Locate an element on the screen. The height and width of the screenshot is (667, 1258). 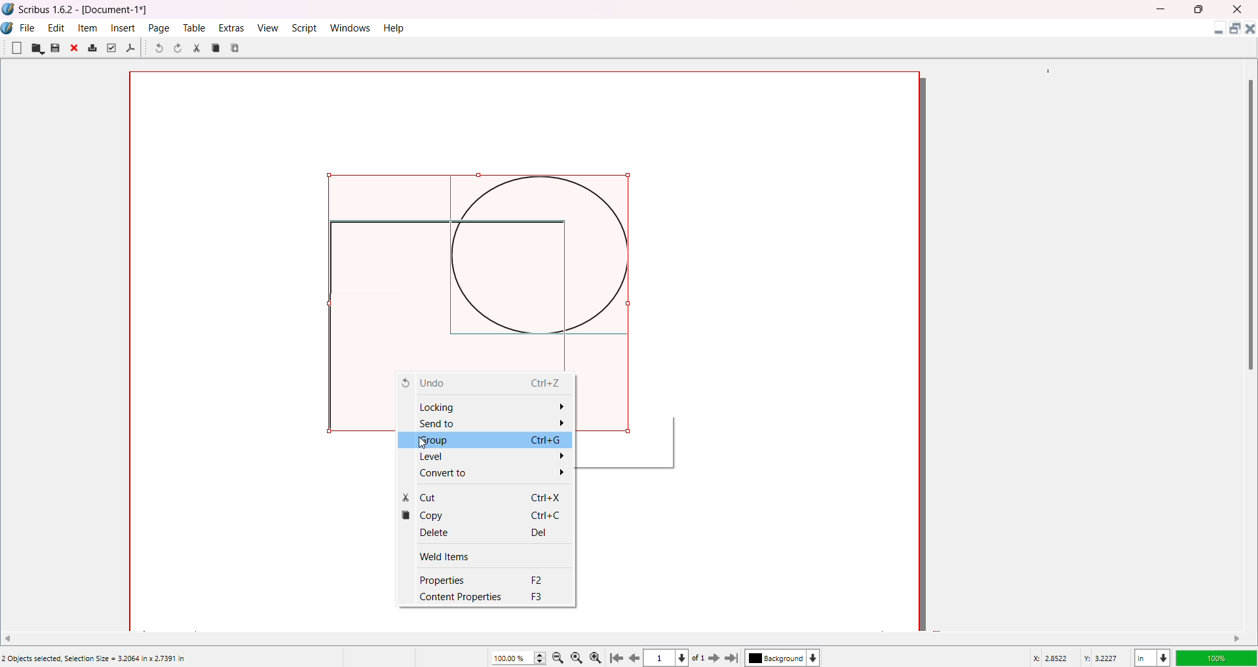
File is located at coordinates (28, 26).